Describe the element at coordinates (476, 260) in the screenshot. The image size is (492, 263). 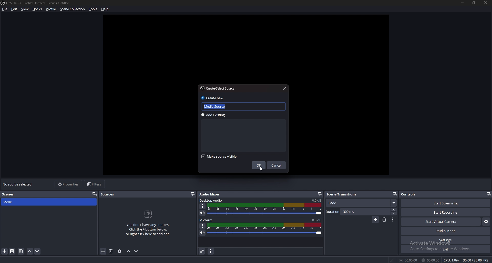
I see `30.00 / 30.00 FPS` at that location.